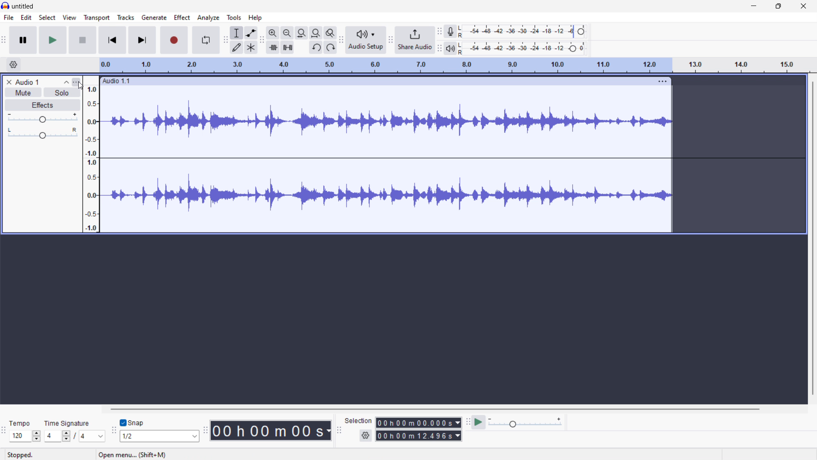 The width and height of the screenshot is (817, 460). Describe the element at coordinates (255, 18) in the screenshot. I see `help` at that location.